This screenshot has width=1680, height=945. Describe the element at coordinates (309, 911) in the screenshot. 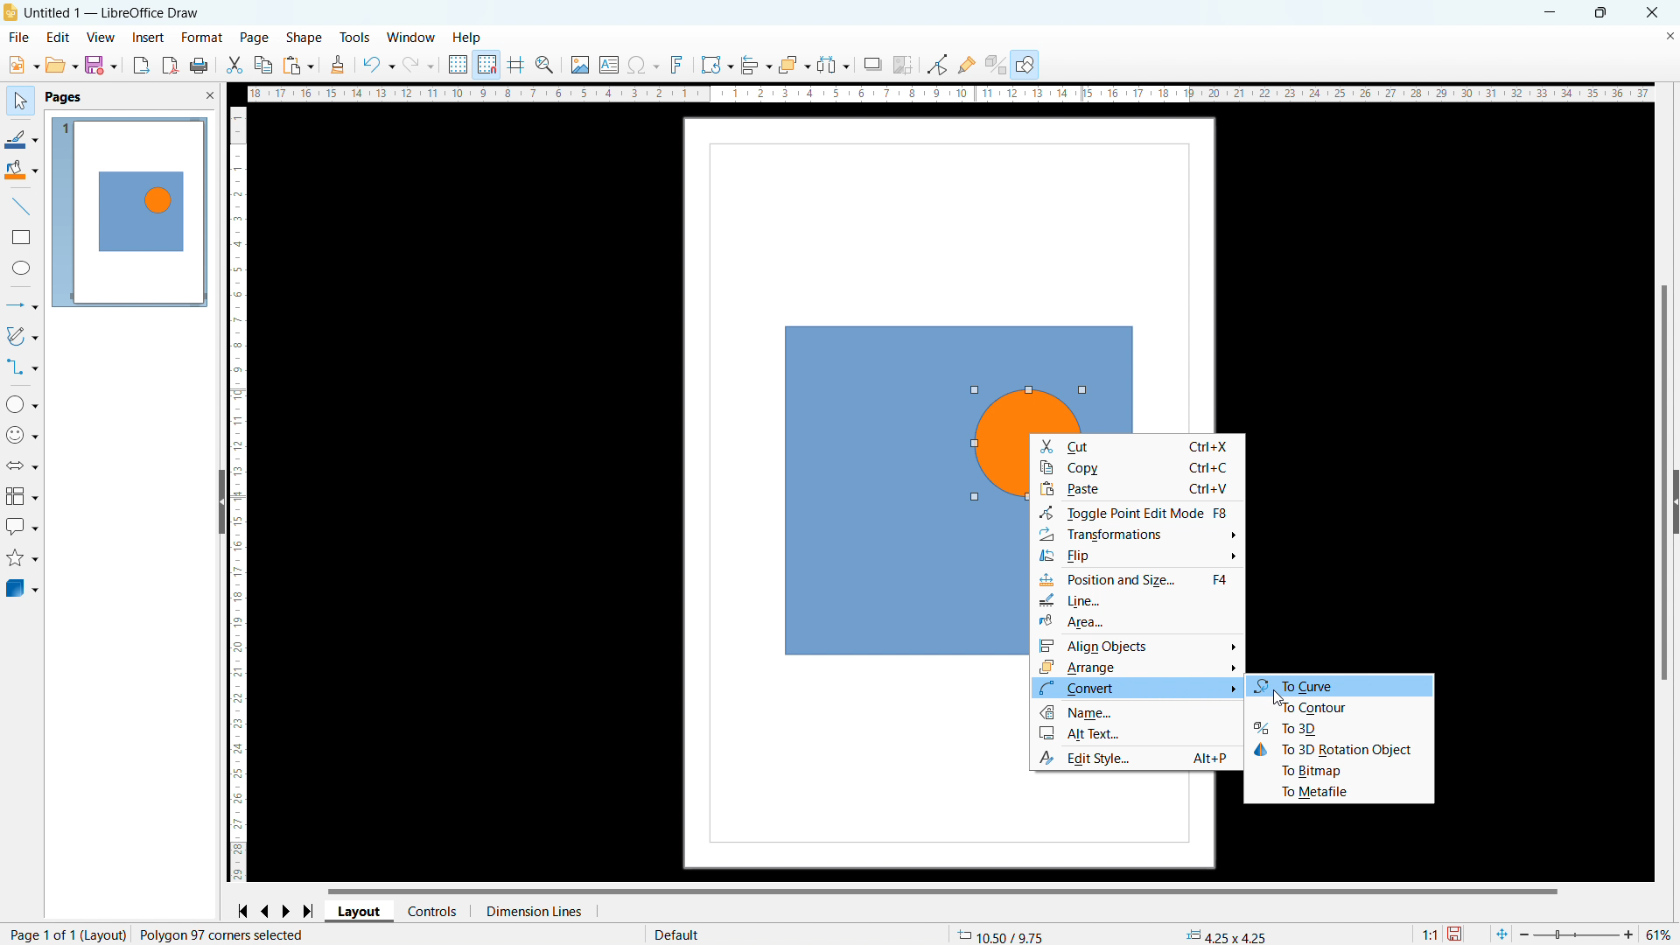

I see `go to last page` at that location.